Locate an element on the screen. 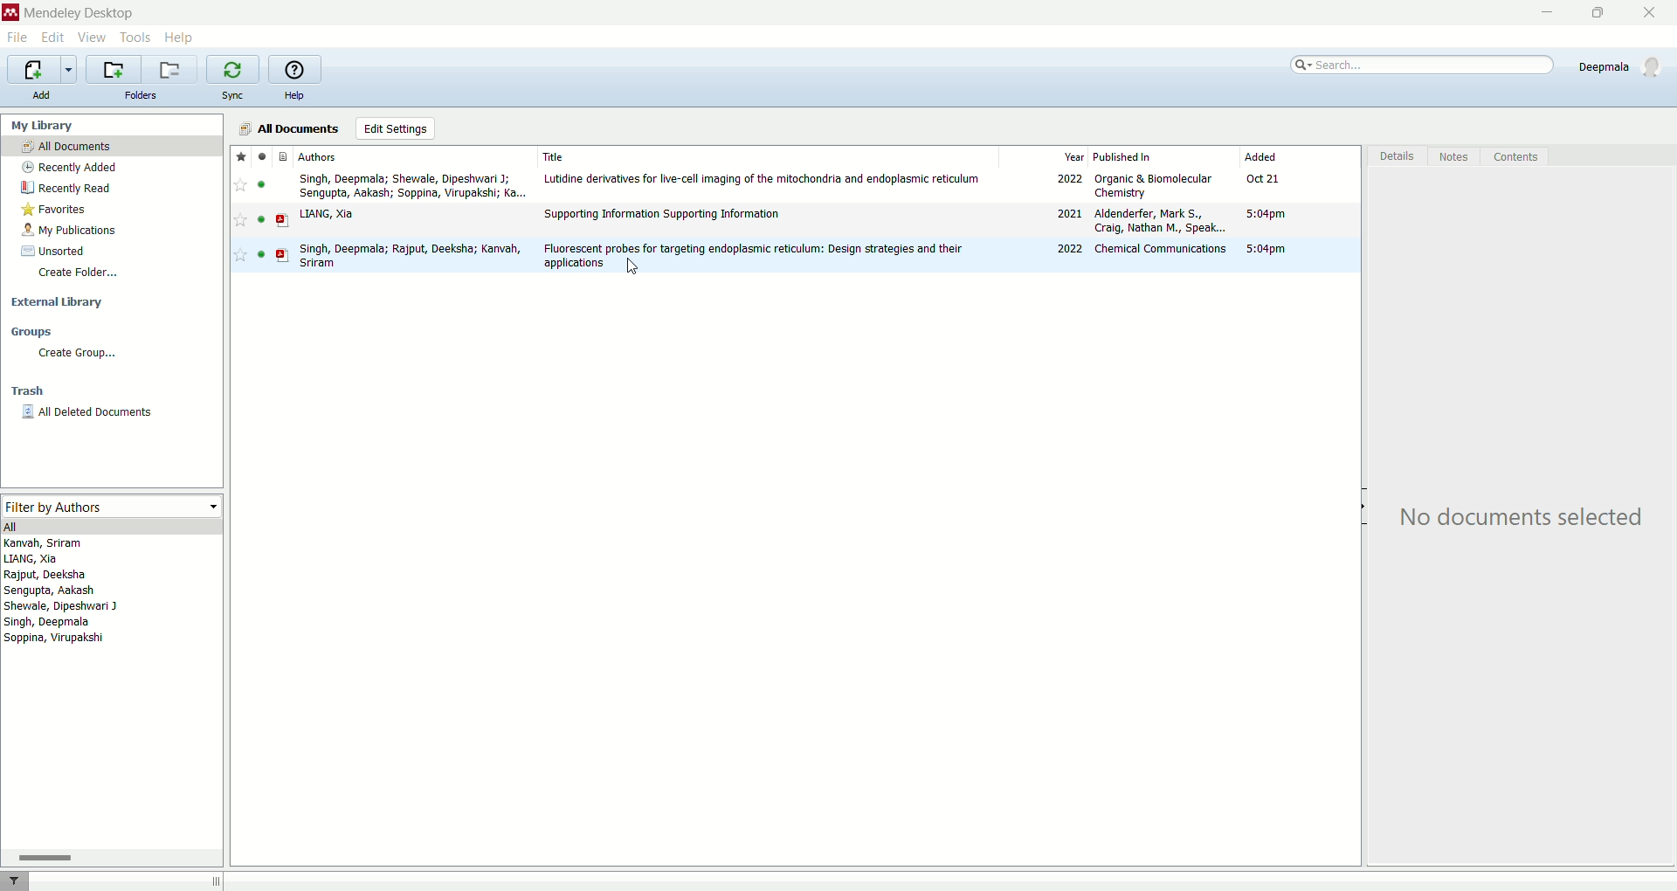 Image resolution: width=1677 pixels, height=891 pixels. minimize is located at coordinates (1543, 13).